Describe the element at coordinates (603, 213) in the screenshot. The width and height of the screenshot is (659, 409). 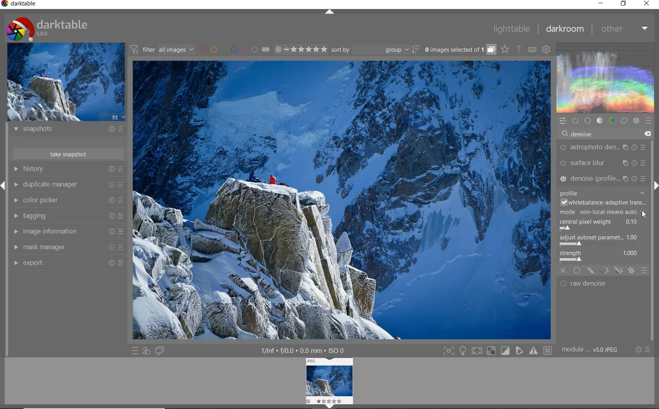
I see `mode` at that location.